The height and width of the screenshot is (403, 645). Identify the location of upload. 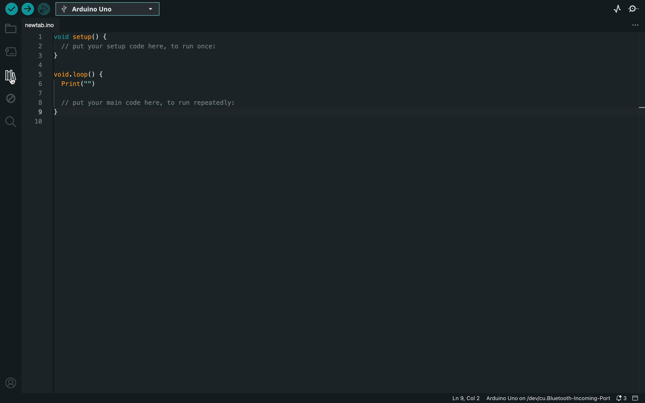
(27, 9).